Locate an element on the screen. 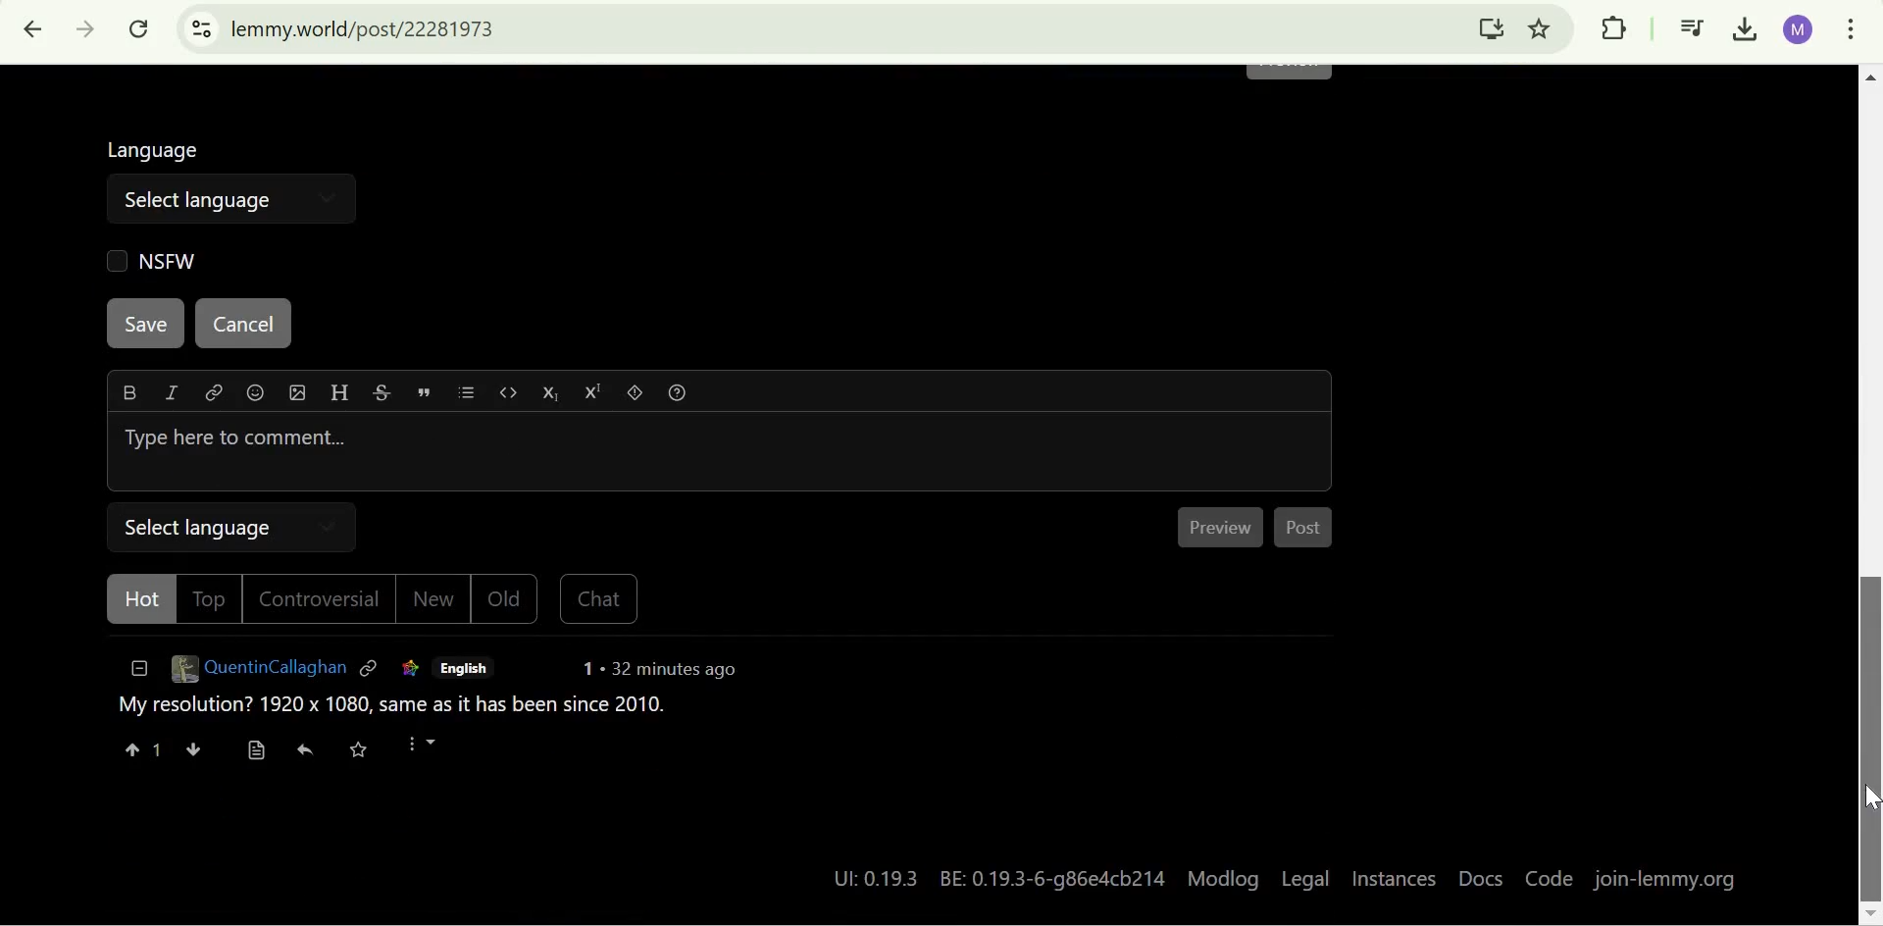 Image resolution: width=1883 pixels, height=926 pixels. Google account is located at coordinates (1799, 29).